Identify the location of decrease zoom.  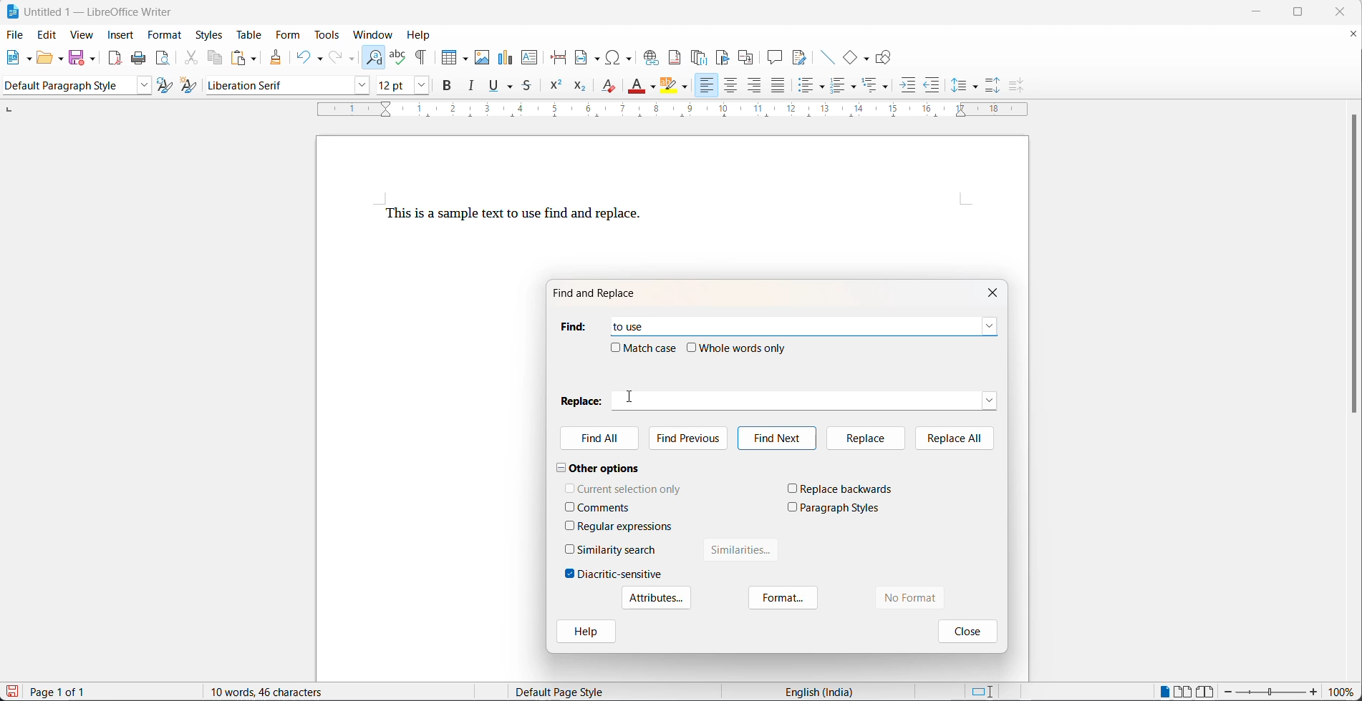
(1228, 692).